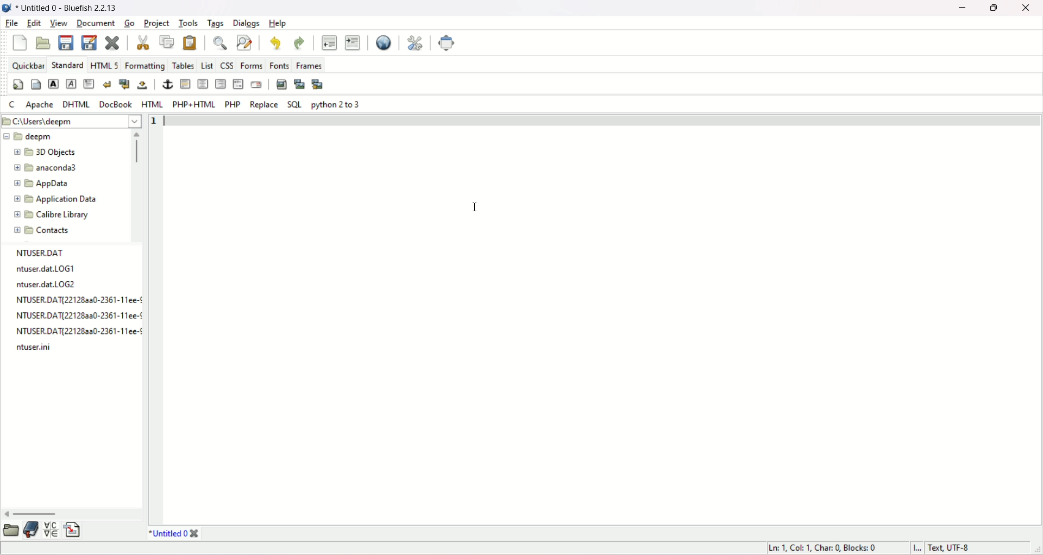 The width and height of the screenshot is (1043, 555). Describe the element at coordinates (250, 65) in the screenshot. I see `forms` at that location.